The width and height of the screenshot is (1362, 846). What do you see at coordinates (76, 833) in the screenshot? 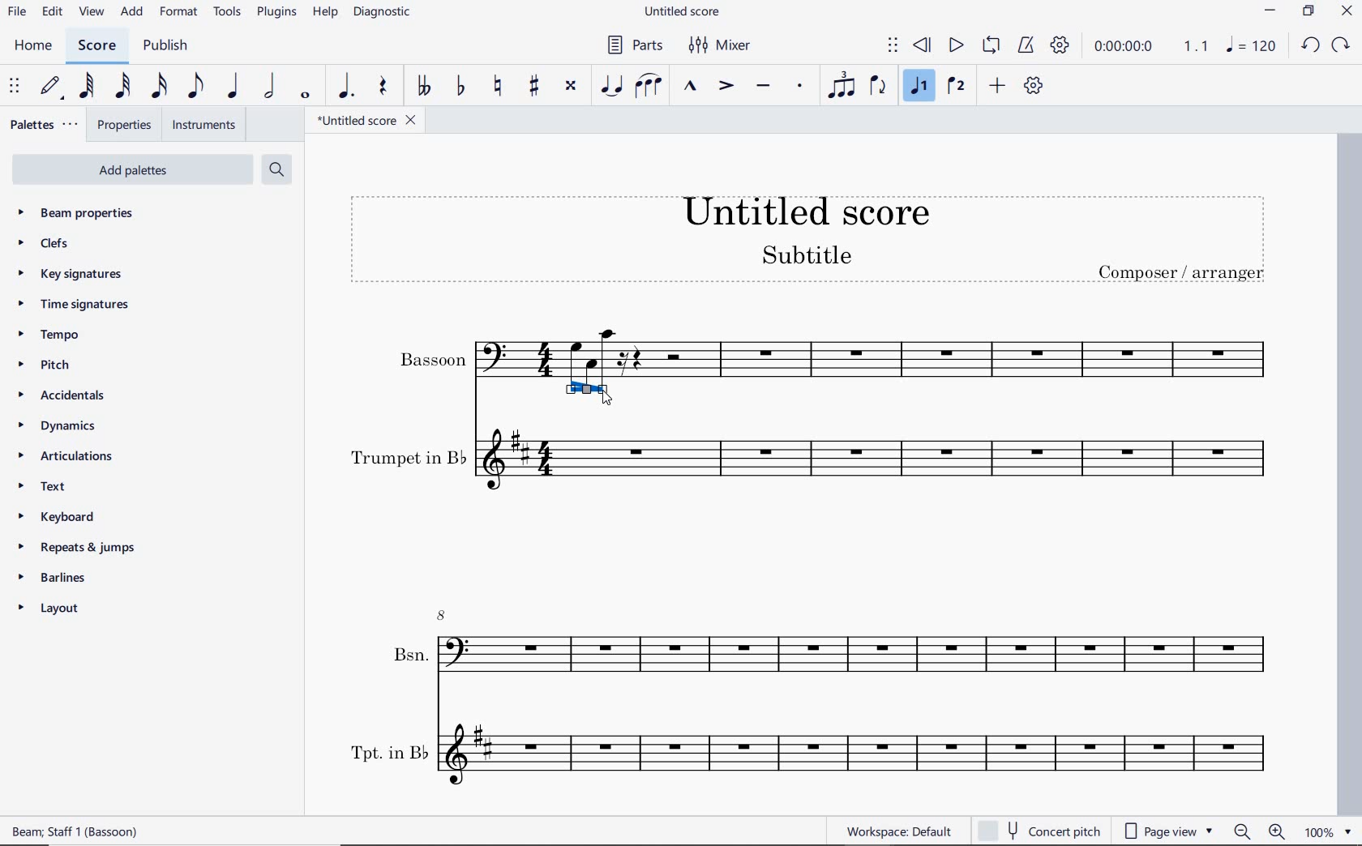
I see `score description` at bounding box center [76, 833].